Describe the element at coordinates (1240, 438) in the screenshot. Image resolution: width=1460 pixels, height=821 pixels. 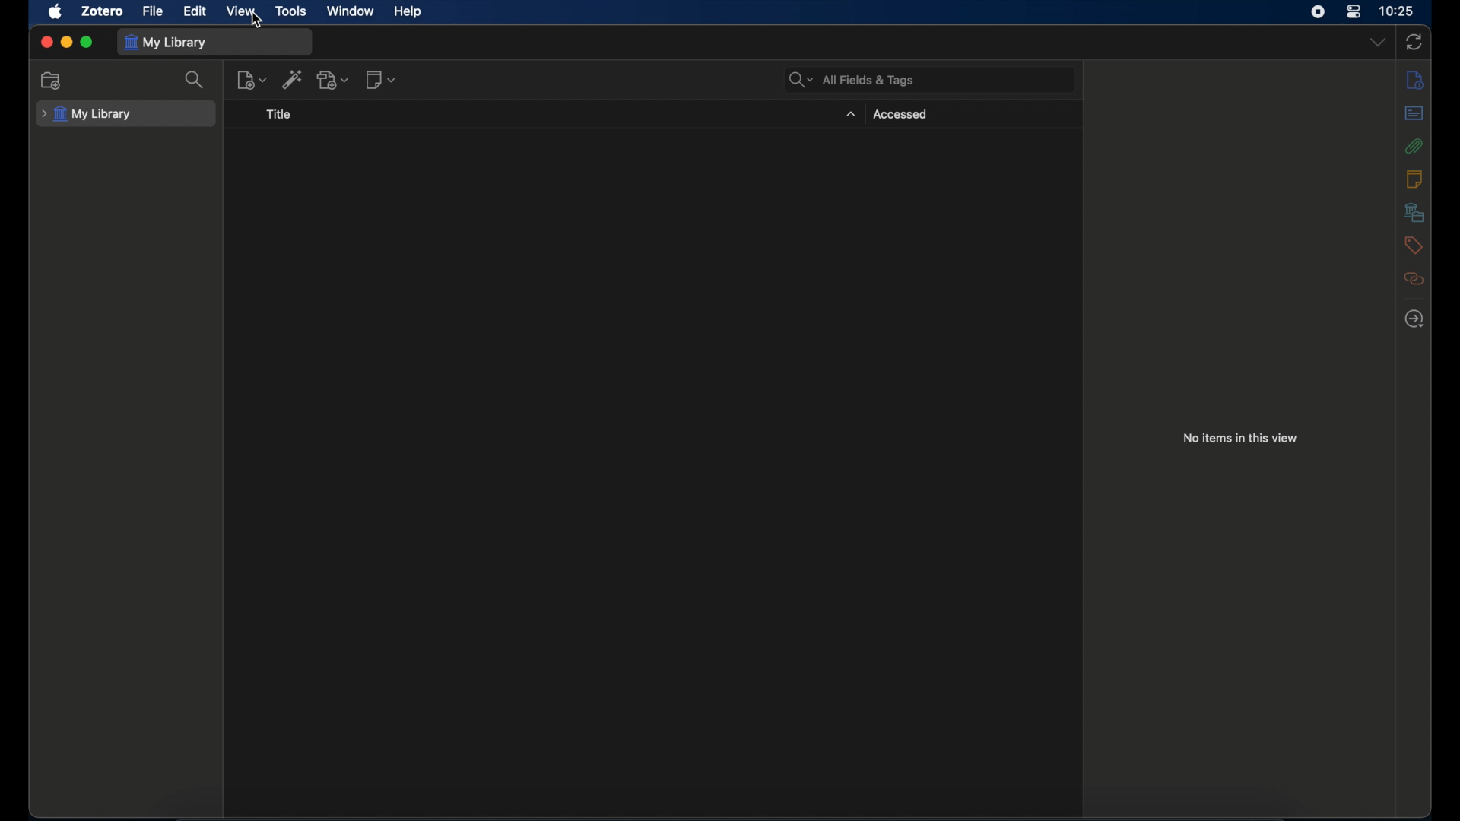
I see `no items in this view` at that location.